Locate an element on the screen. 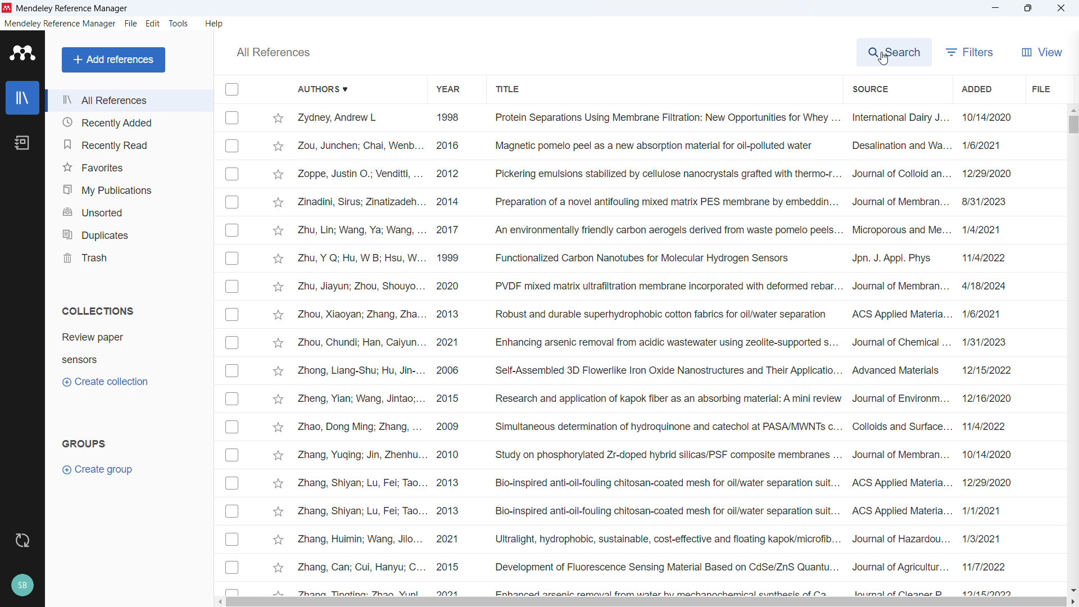 The height and width of the screenshot is (607, 1079). Search  is located at coordinates (892, 52).